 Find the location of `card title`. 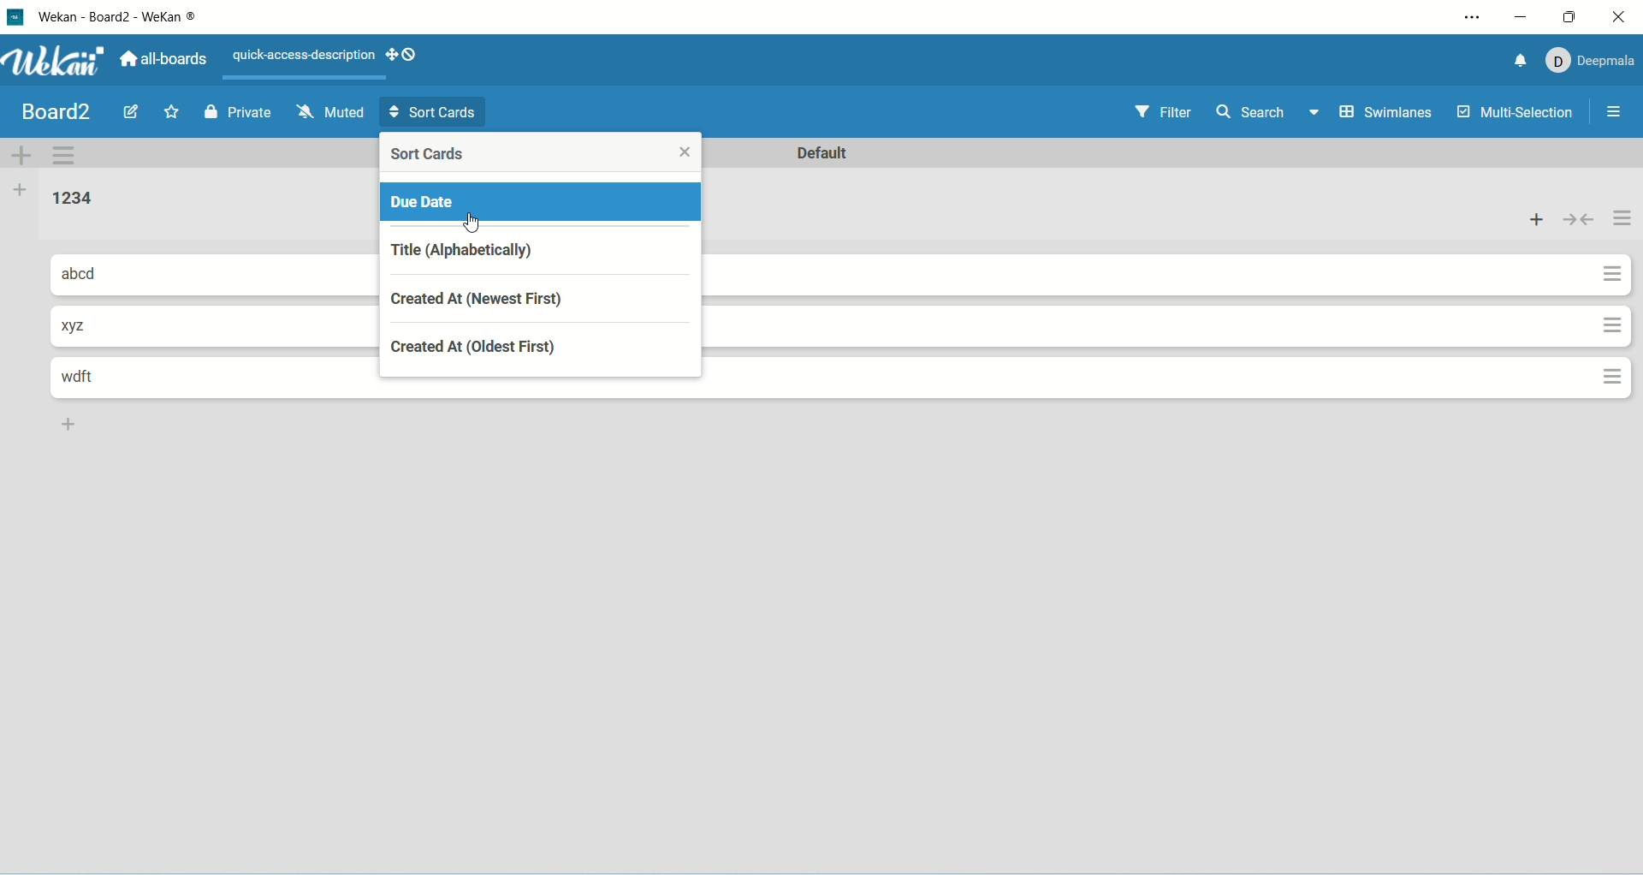

card title is located at coordinates (88, 274).